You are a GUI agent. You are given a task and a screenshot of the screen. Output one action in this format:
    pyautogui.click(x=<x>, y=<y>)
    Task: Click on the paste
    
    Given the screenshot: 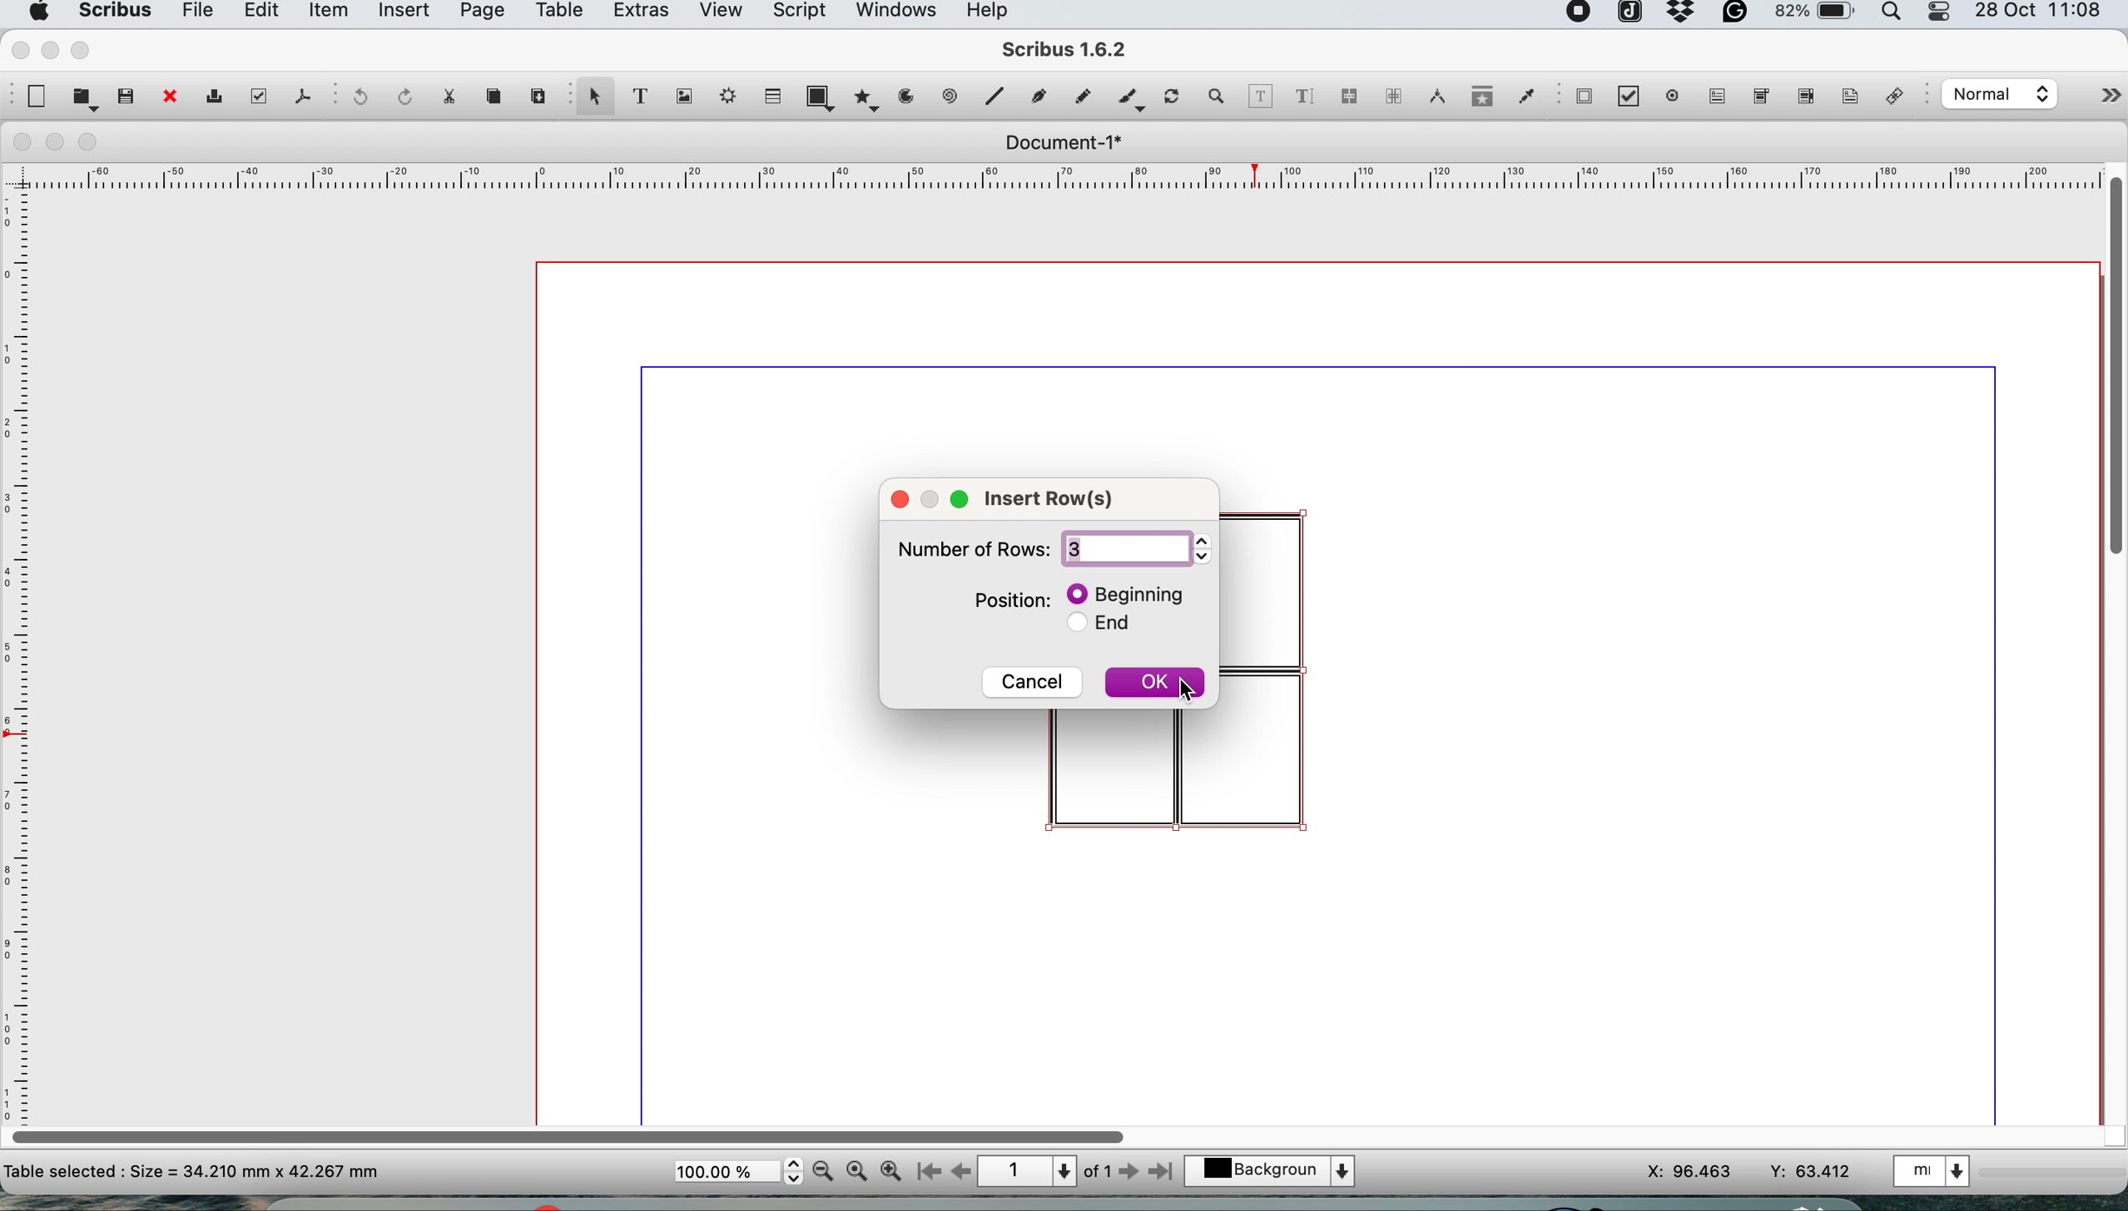 What is the action you would take?
    pyautogui.click(x=536, y=93)
    